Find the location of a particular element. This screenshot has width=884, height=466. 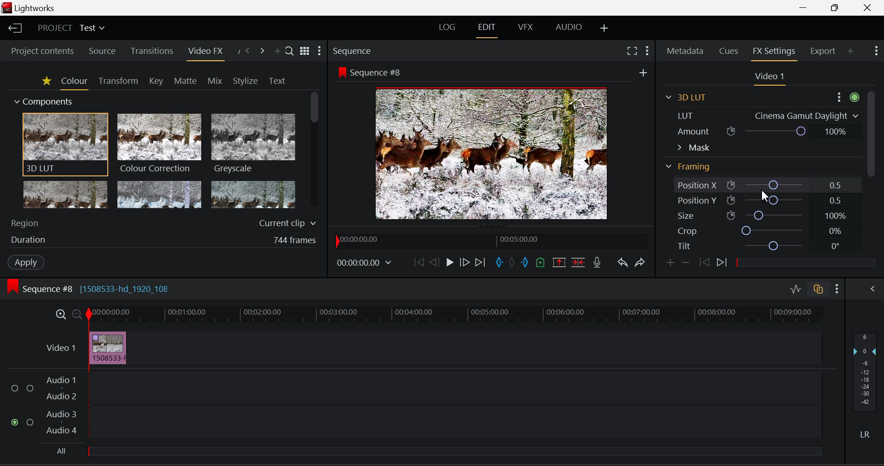

Text is located at coordinates (276, 81).